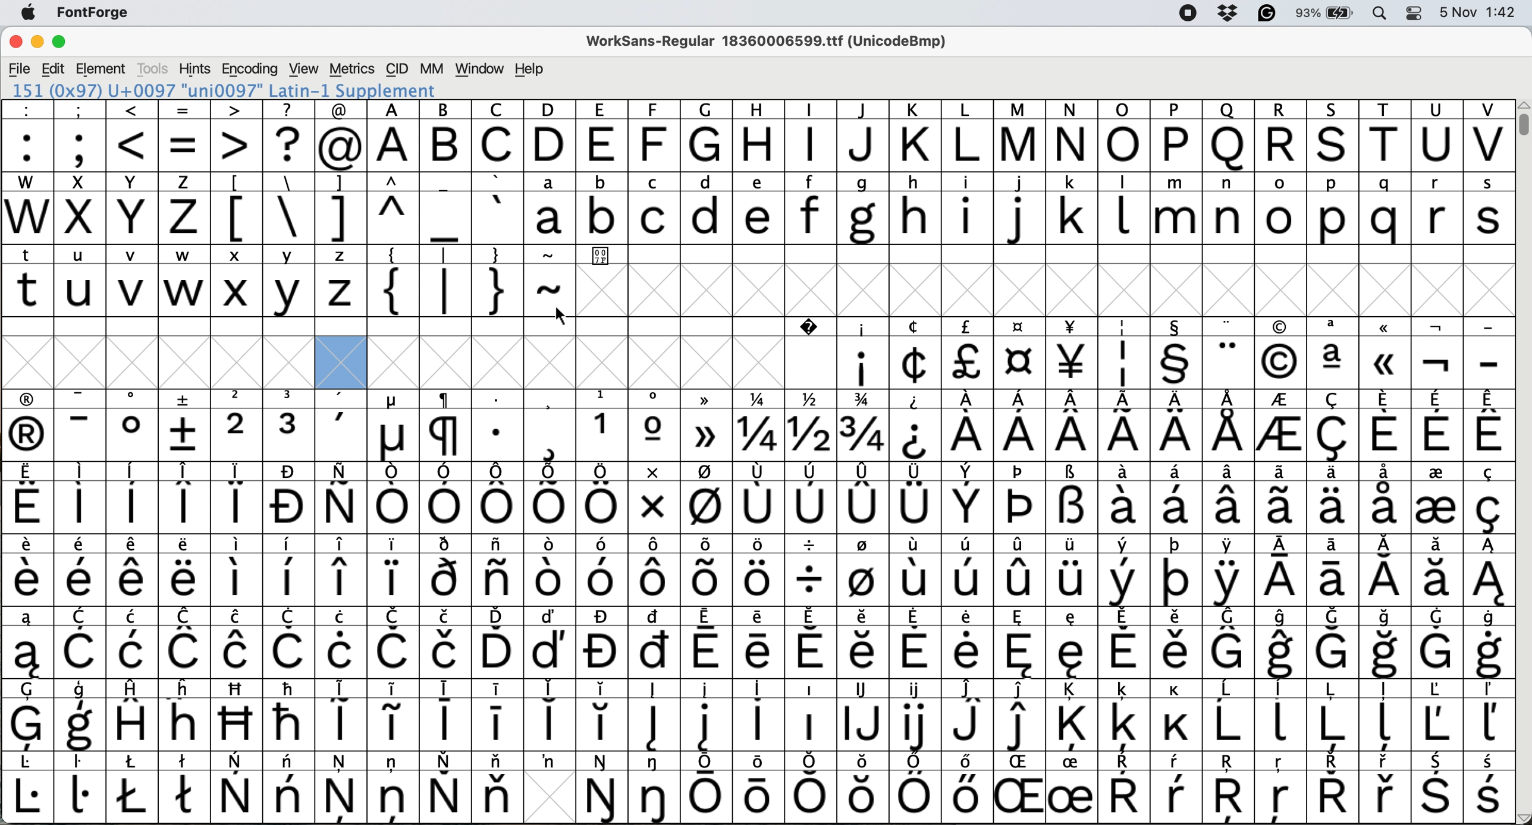  What do you see at coordinates (550, 643) in the screenshot?
I see `symbol` at bounding box center [550, 643].